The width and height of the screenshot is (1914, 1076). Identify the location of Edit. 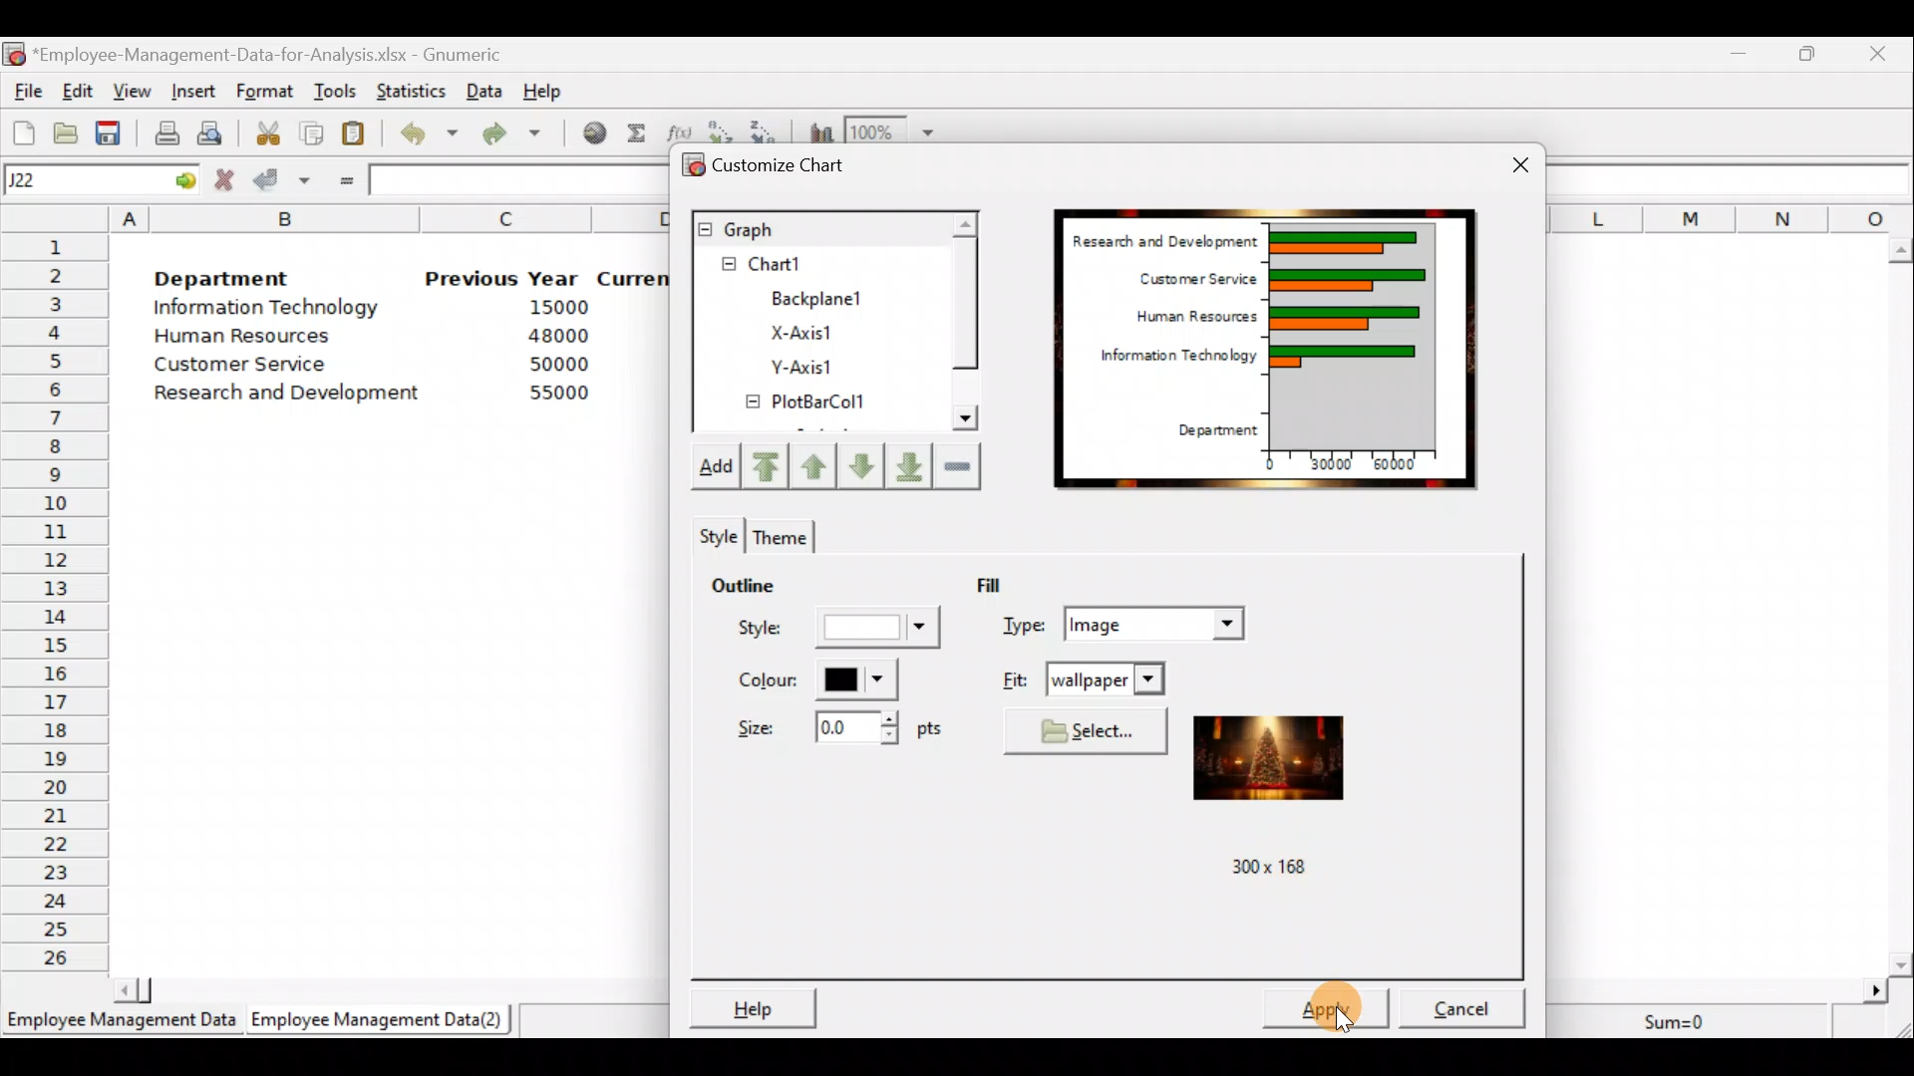
(80, 90).